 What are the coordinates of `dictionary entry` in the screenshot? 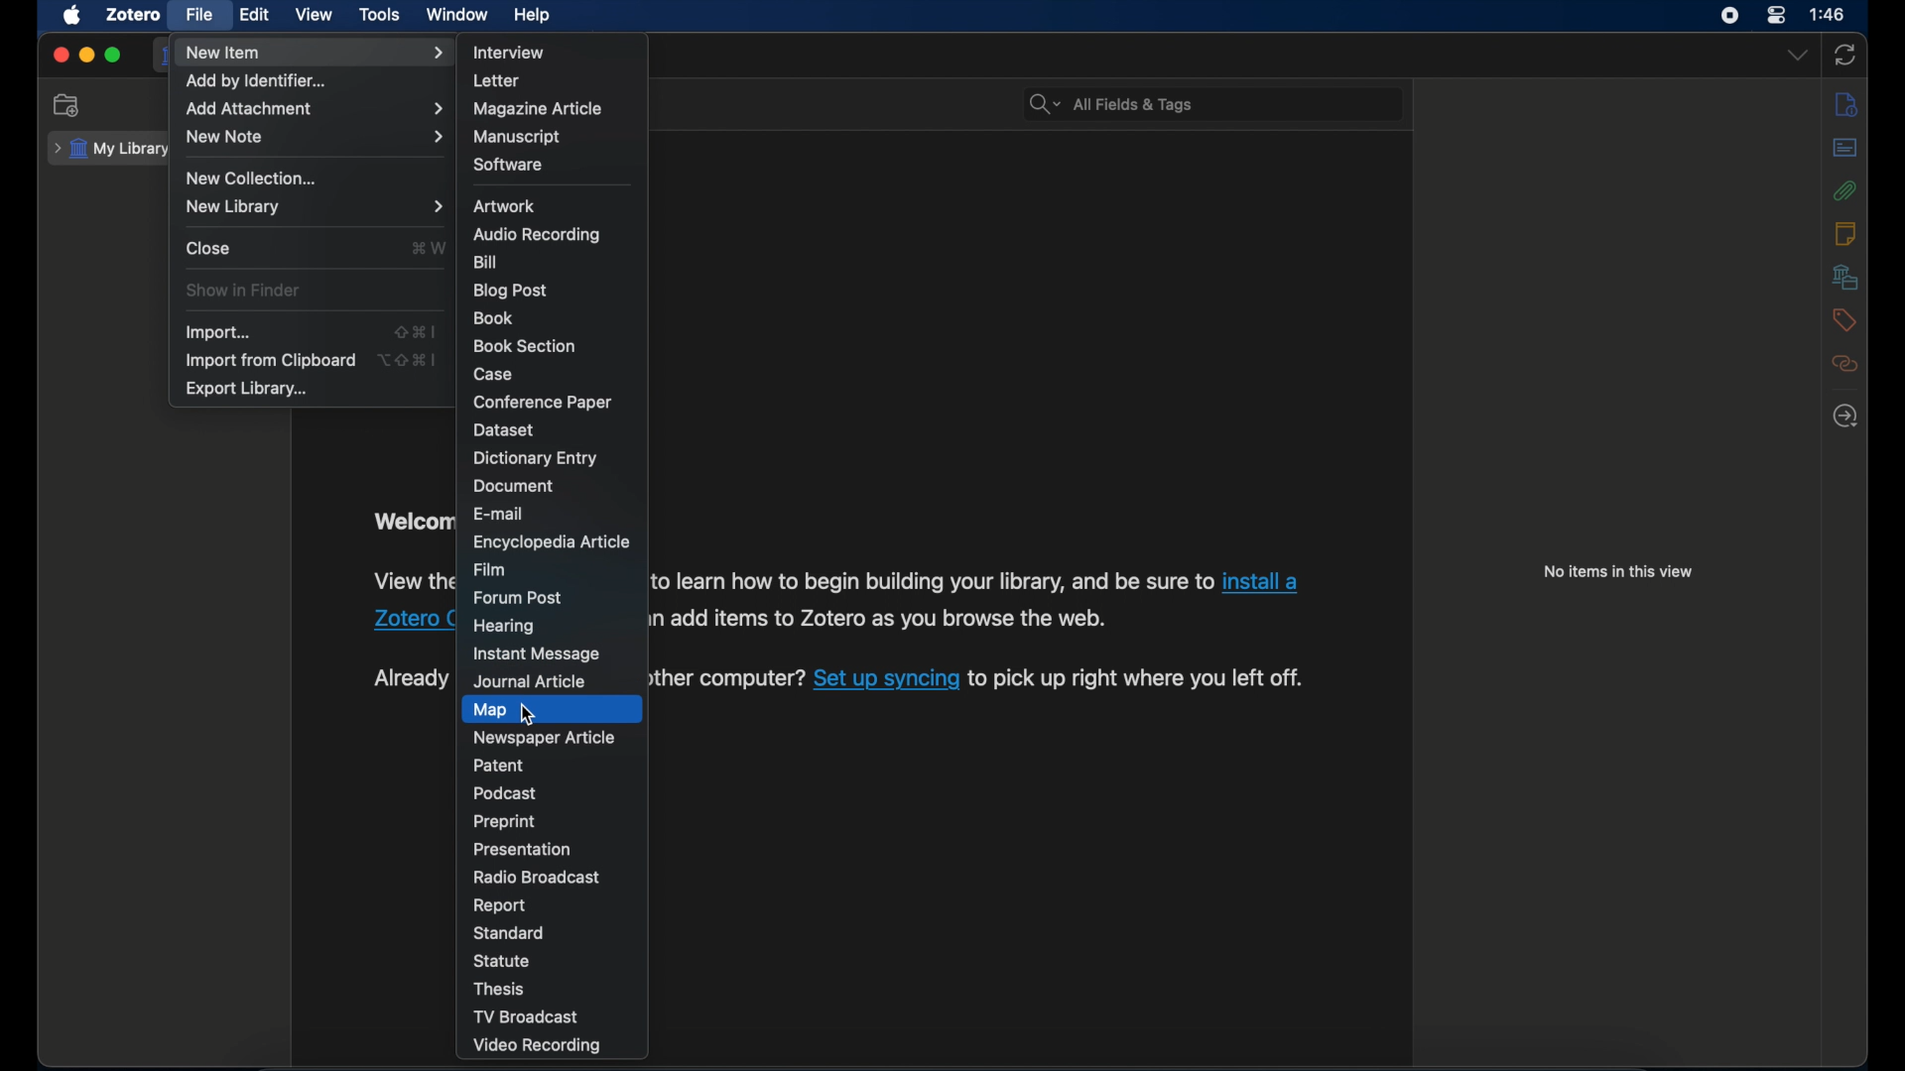 It's located at (535, 458).